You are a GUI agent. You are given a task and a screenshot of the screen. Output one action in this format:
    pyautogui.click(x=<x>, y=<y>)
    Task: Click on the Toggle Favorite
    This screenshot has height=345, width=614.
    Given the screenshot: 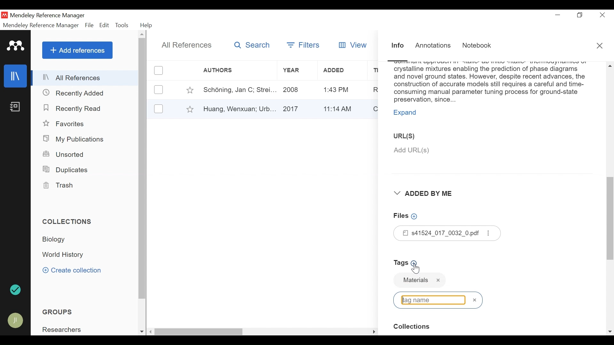 What is the action you would take?
    pyautogui.click(x=190, y=90)
    